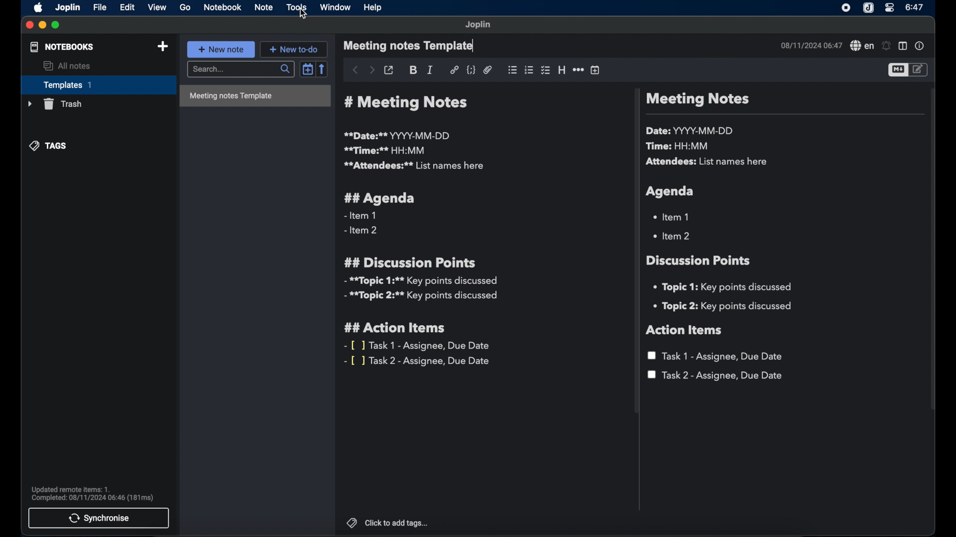 This screenshot has height=537, width=956. Describe the element at coordinates (413, 71) in the screenshot. I see `bold` at that location.